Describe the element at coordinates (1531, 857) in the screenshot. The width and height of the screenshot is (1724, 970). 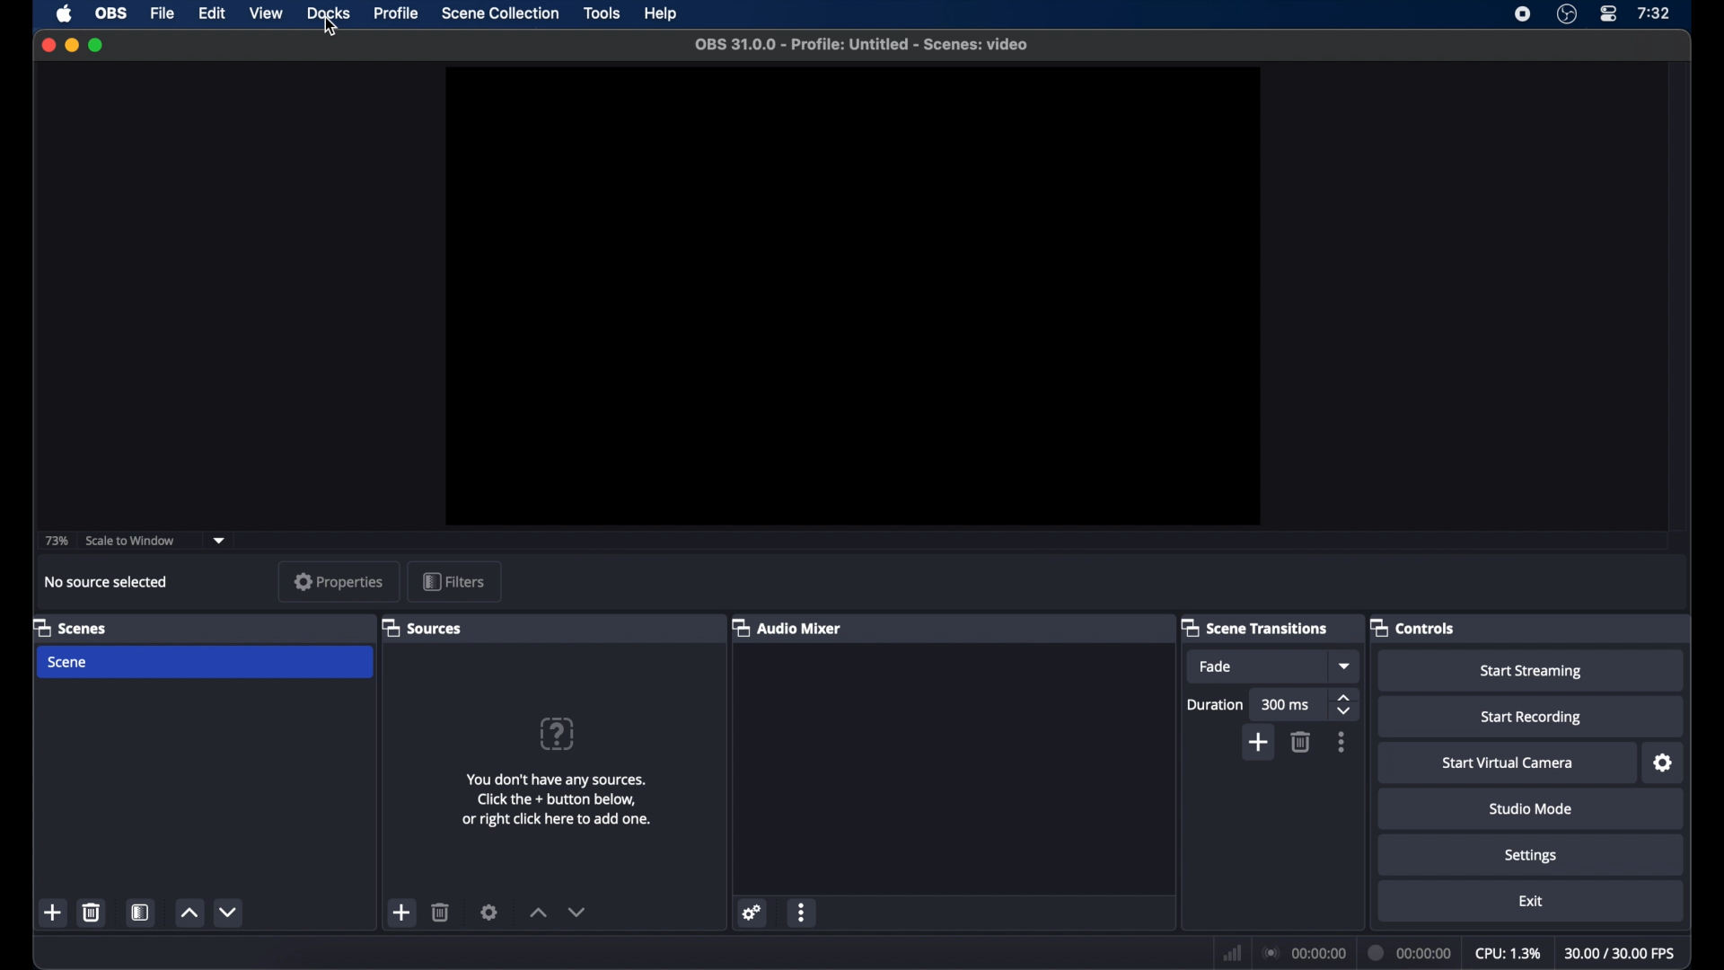
I see `settings` at that location.